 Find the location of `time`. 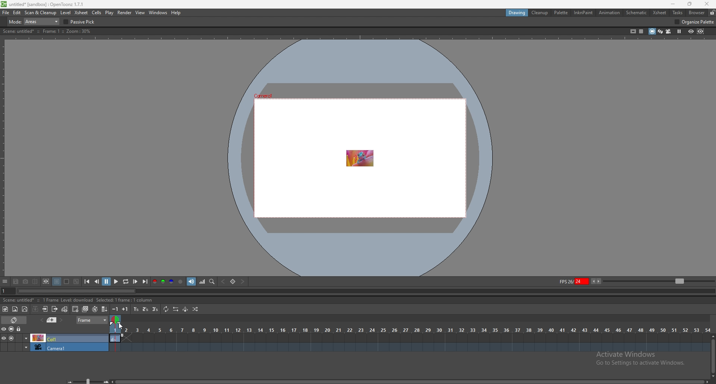

time is located at coordinates (410, 330).